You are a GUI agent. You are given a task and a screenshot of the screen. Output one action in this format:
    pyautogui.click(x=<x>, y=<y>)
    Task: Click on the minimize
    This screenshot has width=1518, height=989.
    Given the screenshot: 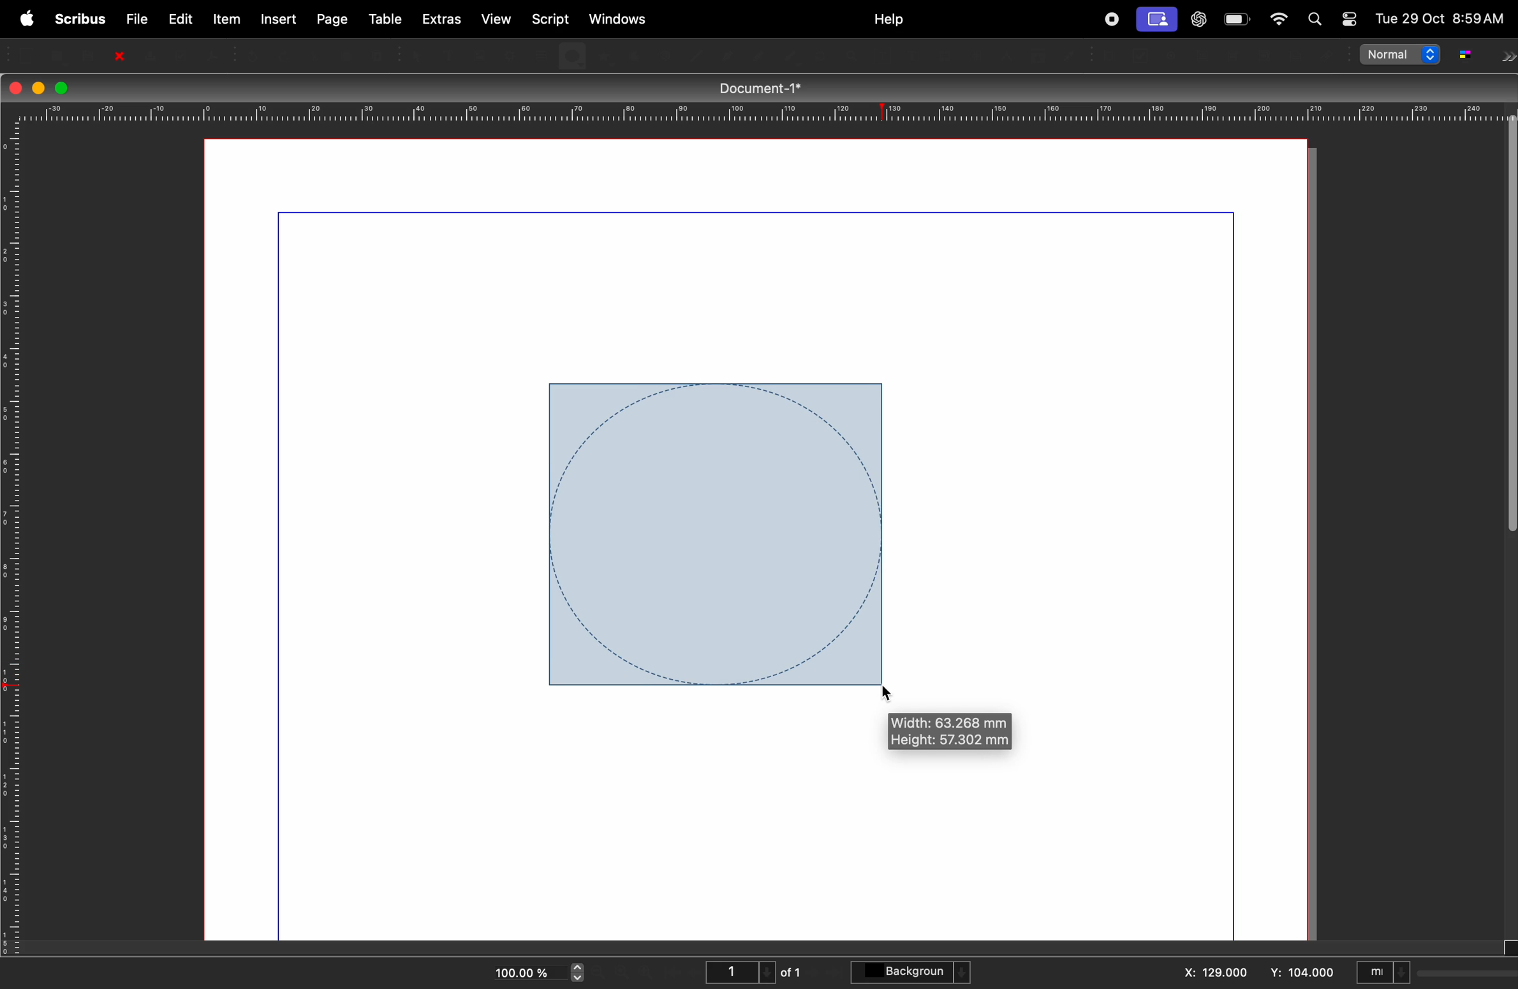 What is the action you would take?
    pyautogui.click(x=36, y=87)
    